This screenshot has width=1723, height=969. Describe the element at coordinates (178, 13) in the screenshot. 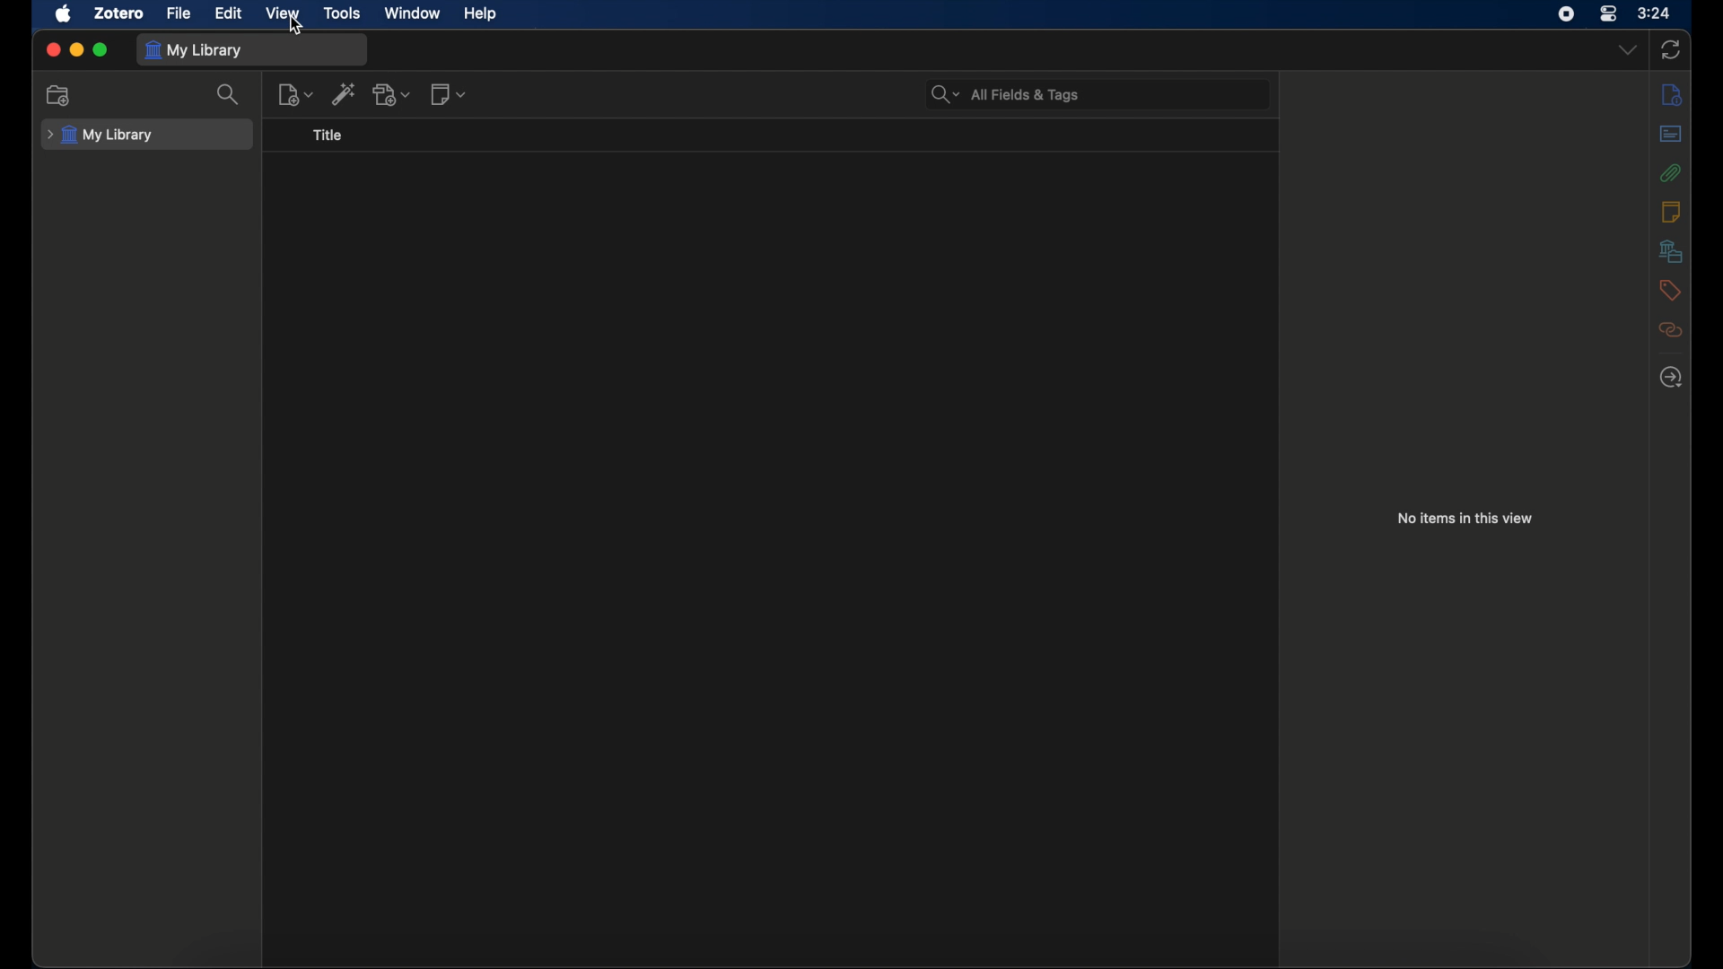

I see `file` at that location.